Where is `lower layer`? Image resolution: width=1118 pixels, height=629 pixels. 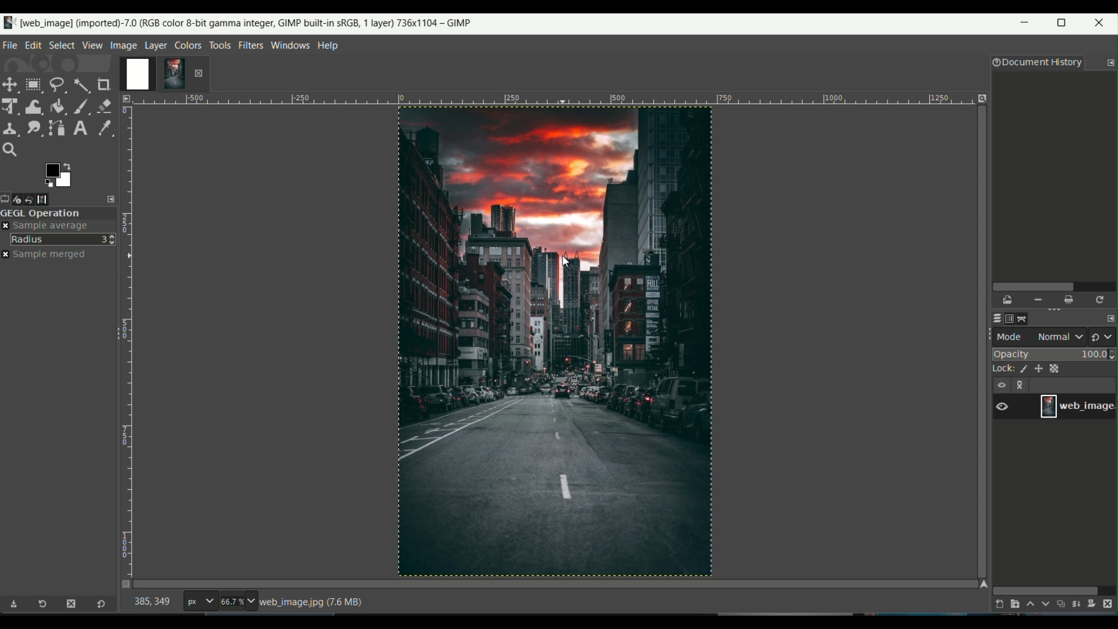 lower layer is located at coordinates (1046, 606).